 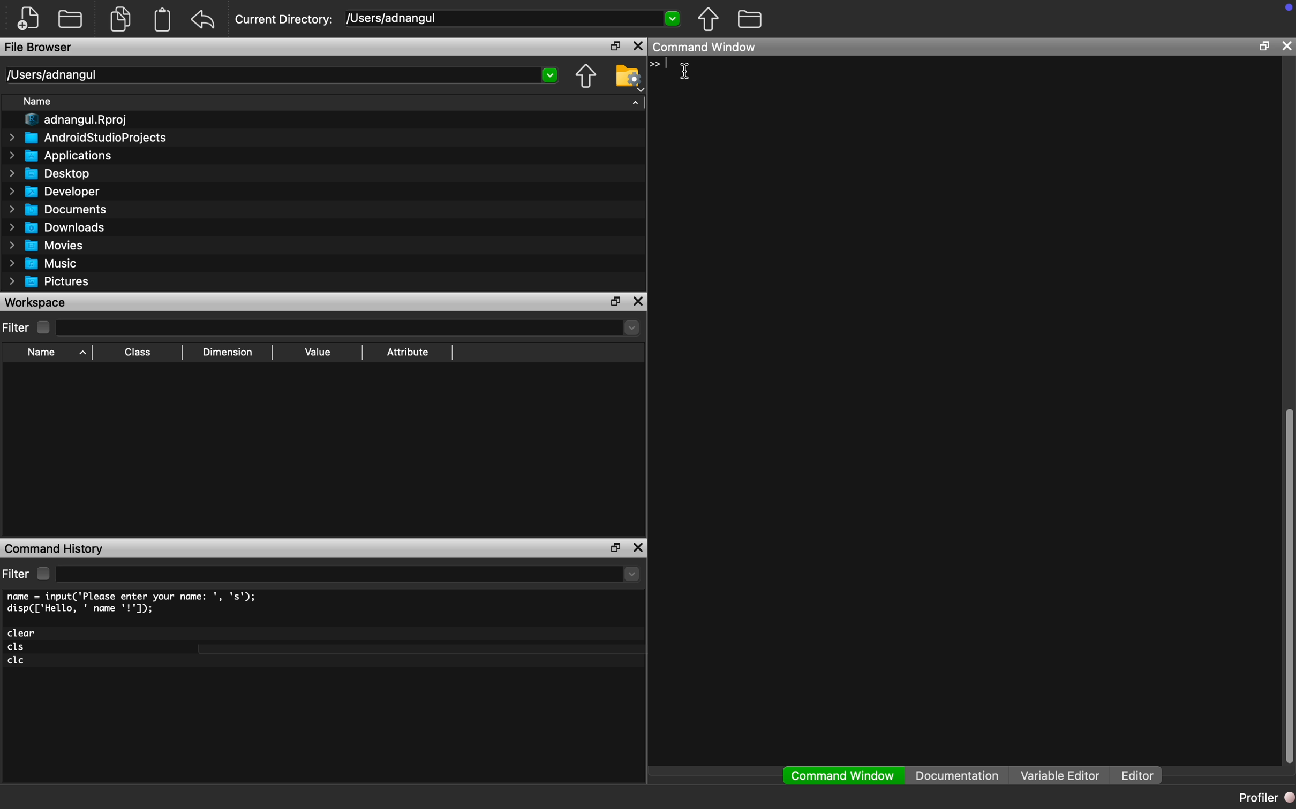 What do you see at coordinates (1264, 45) in the screenshot?
I see `maximize` at bounding box center [1264, 45].